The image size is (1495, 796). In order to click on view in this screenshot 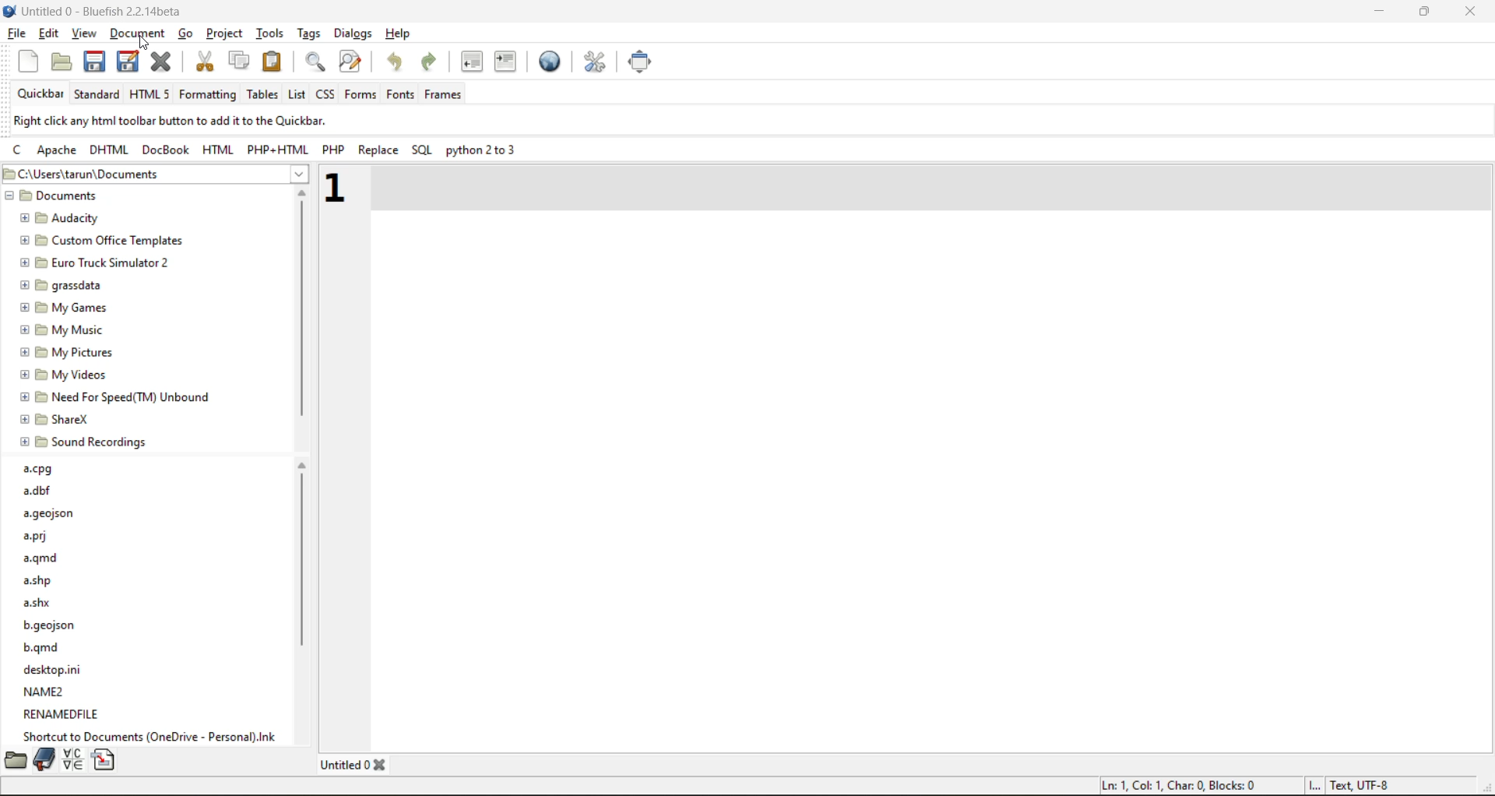, I will do `click(83, 33)`.